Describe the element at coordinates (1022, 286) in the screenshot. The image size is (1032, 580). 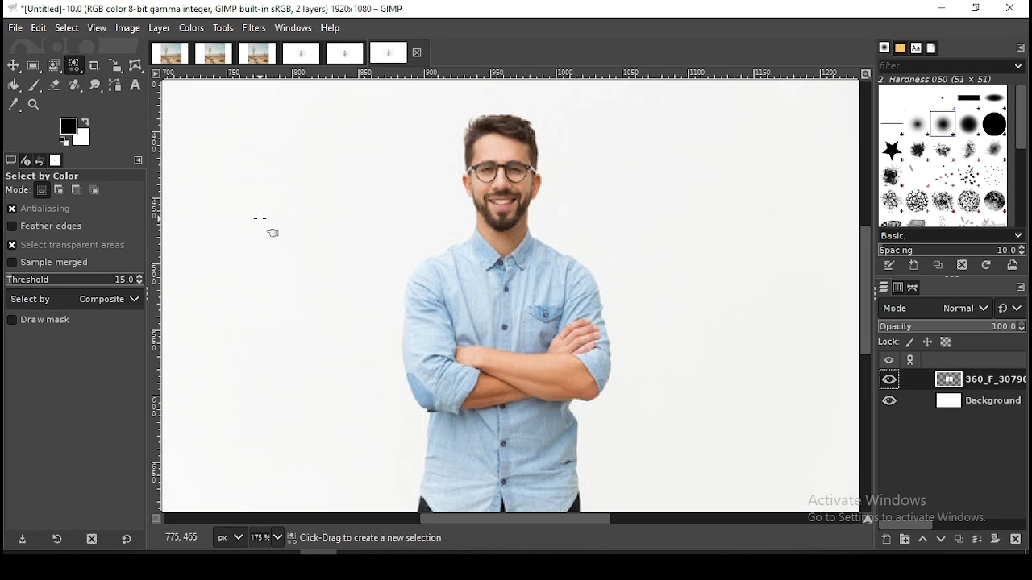
I see `configure this tab` at that location.